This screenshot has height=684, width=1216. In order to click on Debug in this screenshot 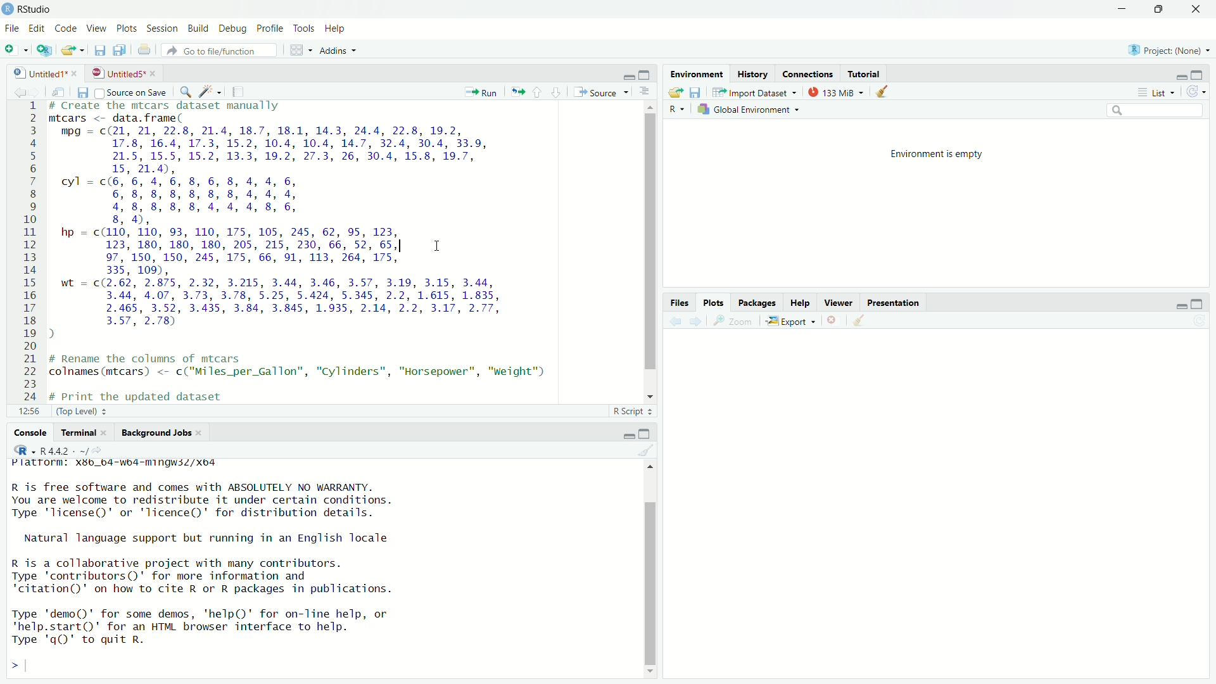, I will do `click(233, 29)`.